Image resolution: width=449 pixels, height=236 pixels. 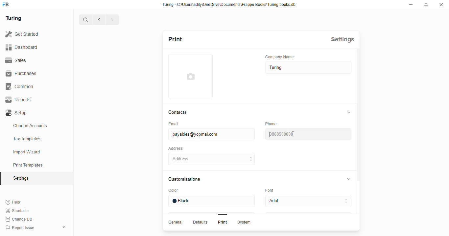 What do you see at coordinates (33, 73) in the screenshot?
I see `Purchases` at bounding box center [33, 73].